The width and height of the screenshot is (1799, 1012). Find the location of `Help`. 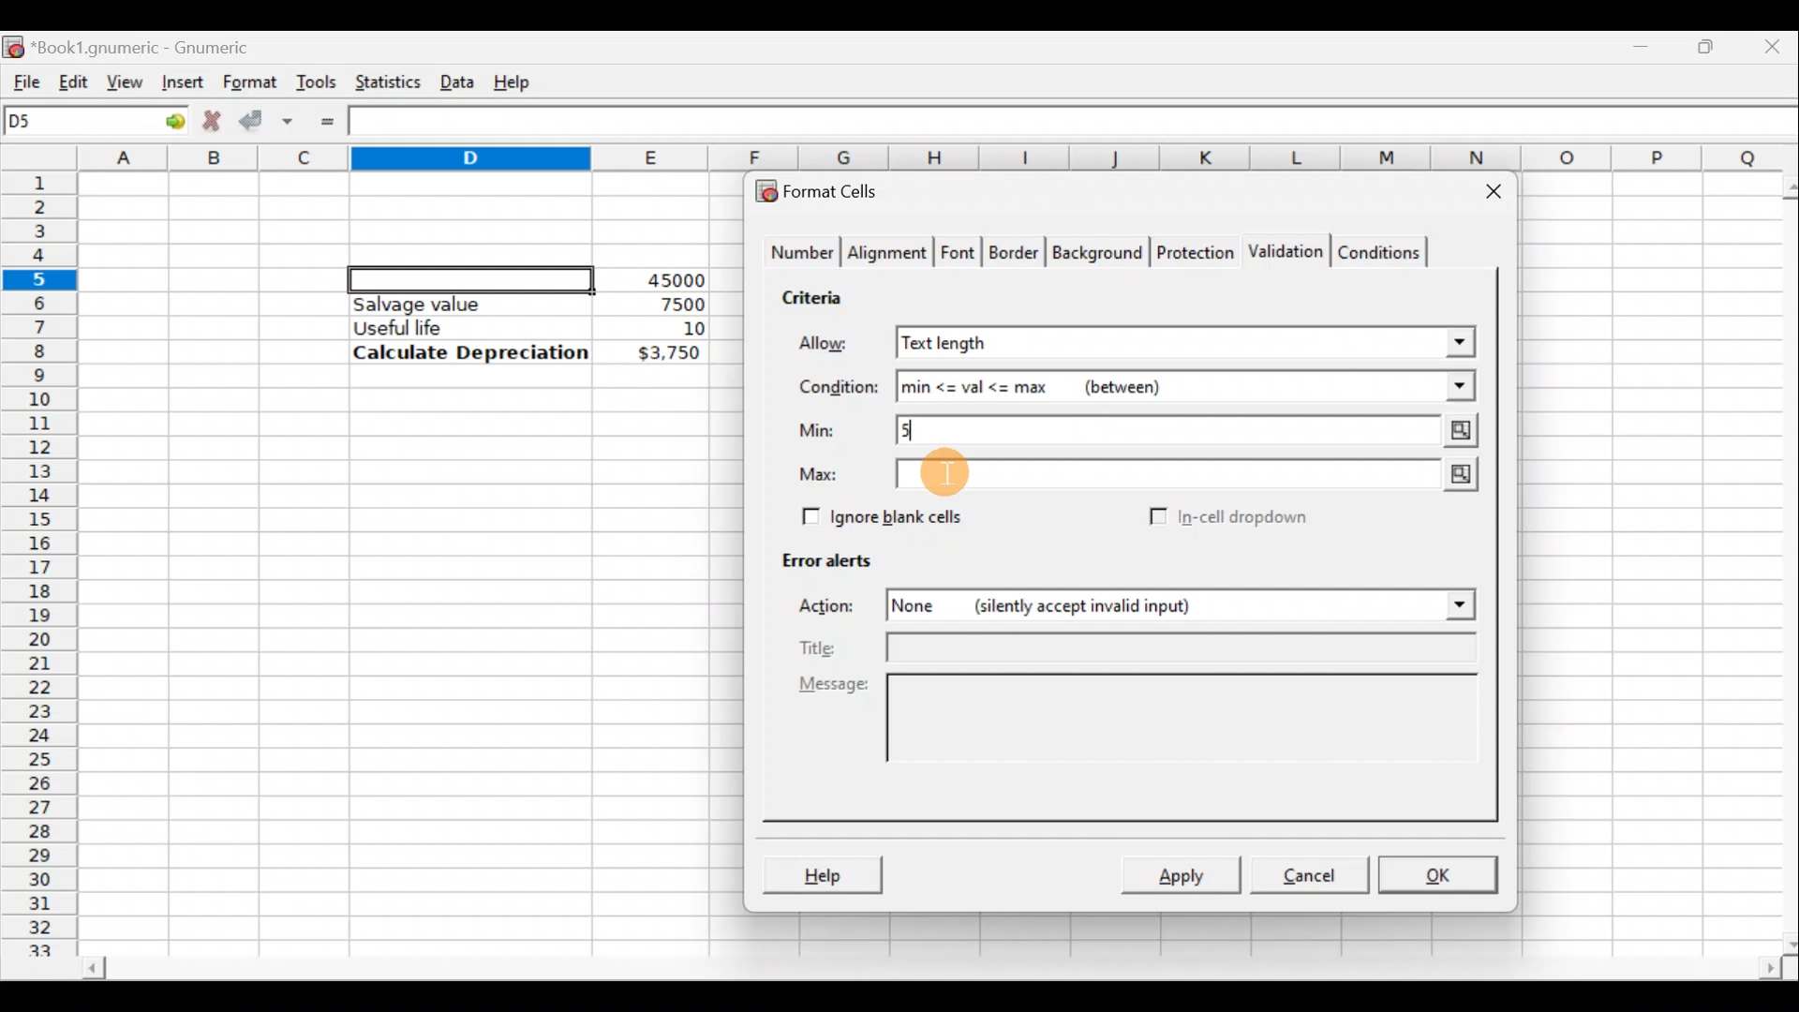

Help is located at coordinates (515, 81).